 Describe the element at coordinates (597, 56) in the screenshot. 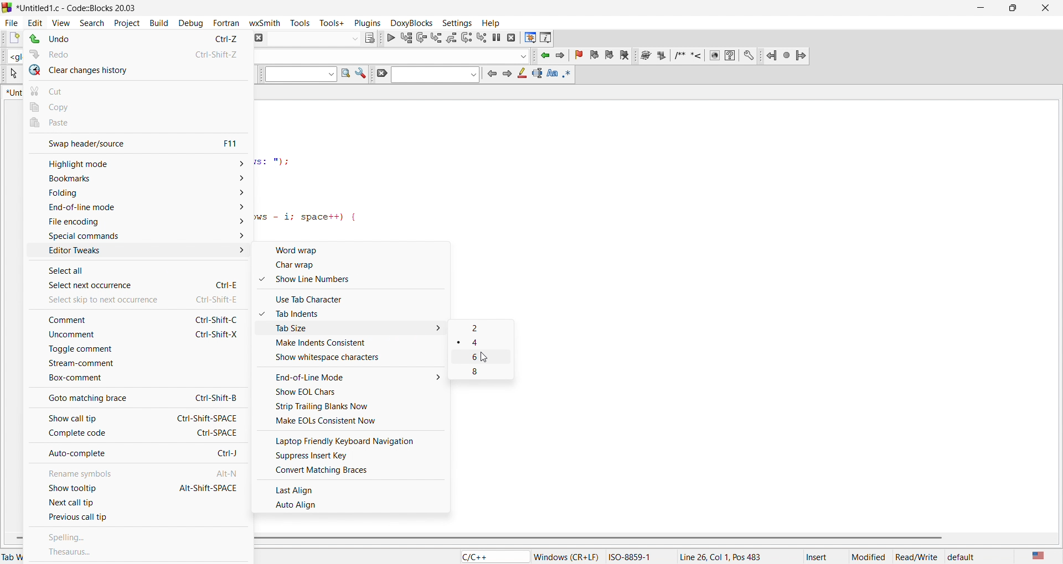

I see `bookmark icon` at that location.